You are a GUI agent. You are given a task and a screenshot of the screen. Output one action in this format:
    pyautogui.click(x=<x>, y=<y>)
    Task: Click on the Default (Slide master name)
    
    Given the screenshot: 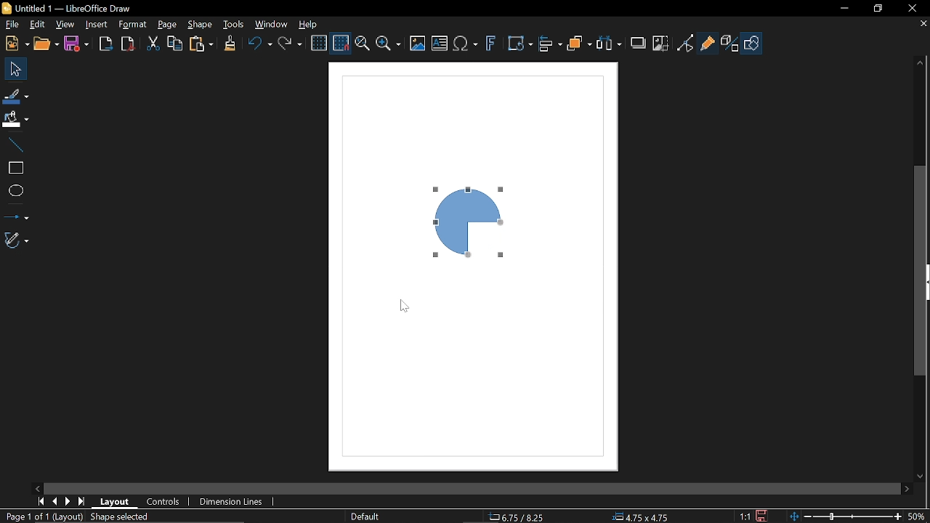 What is the action you would take?
    pyautogui.click(x=366, y=516)
    